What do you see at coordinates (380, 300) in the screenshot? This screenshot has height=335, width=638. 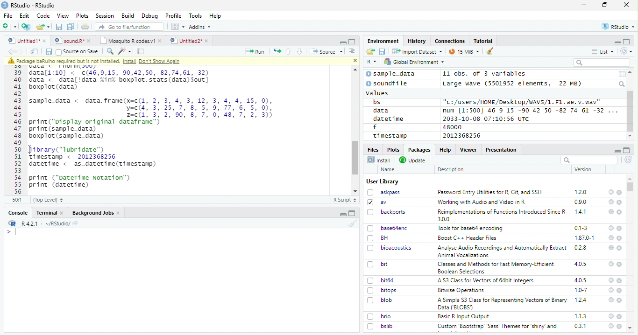 I see `blob` at bounding box center [380, 300].